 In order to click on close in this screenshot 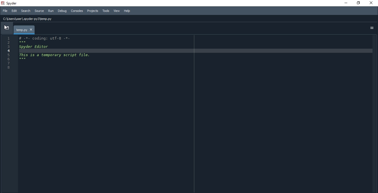, I will do `click(372, 2)`.